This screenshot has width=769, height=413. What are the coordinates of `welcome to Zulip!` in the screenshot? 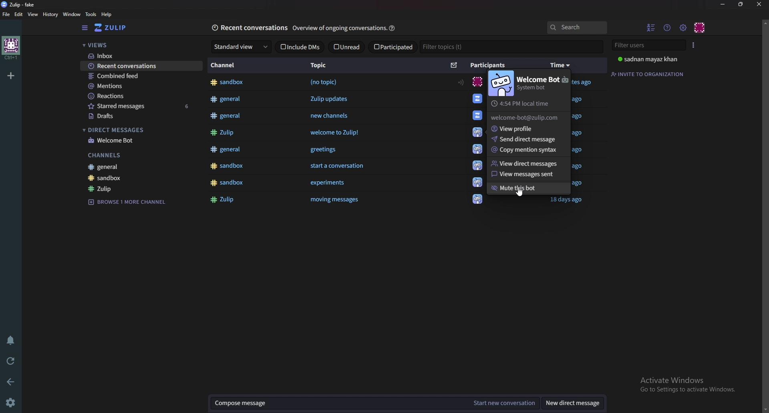 It's located at (340, 134).